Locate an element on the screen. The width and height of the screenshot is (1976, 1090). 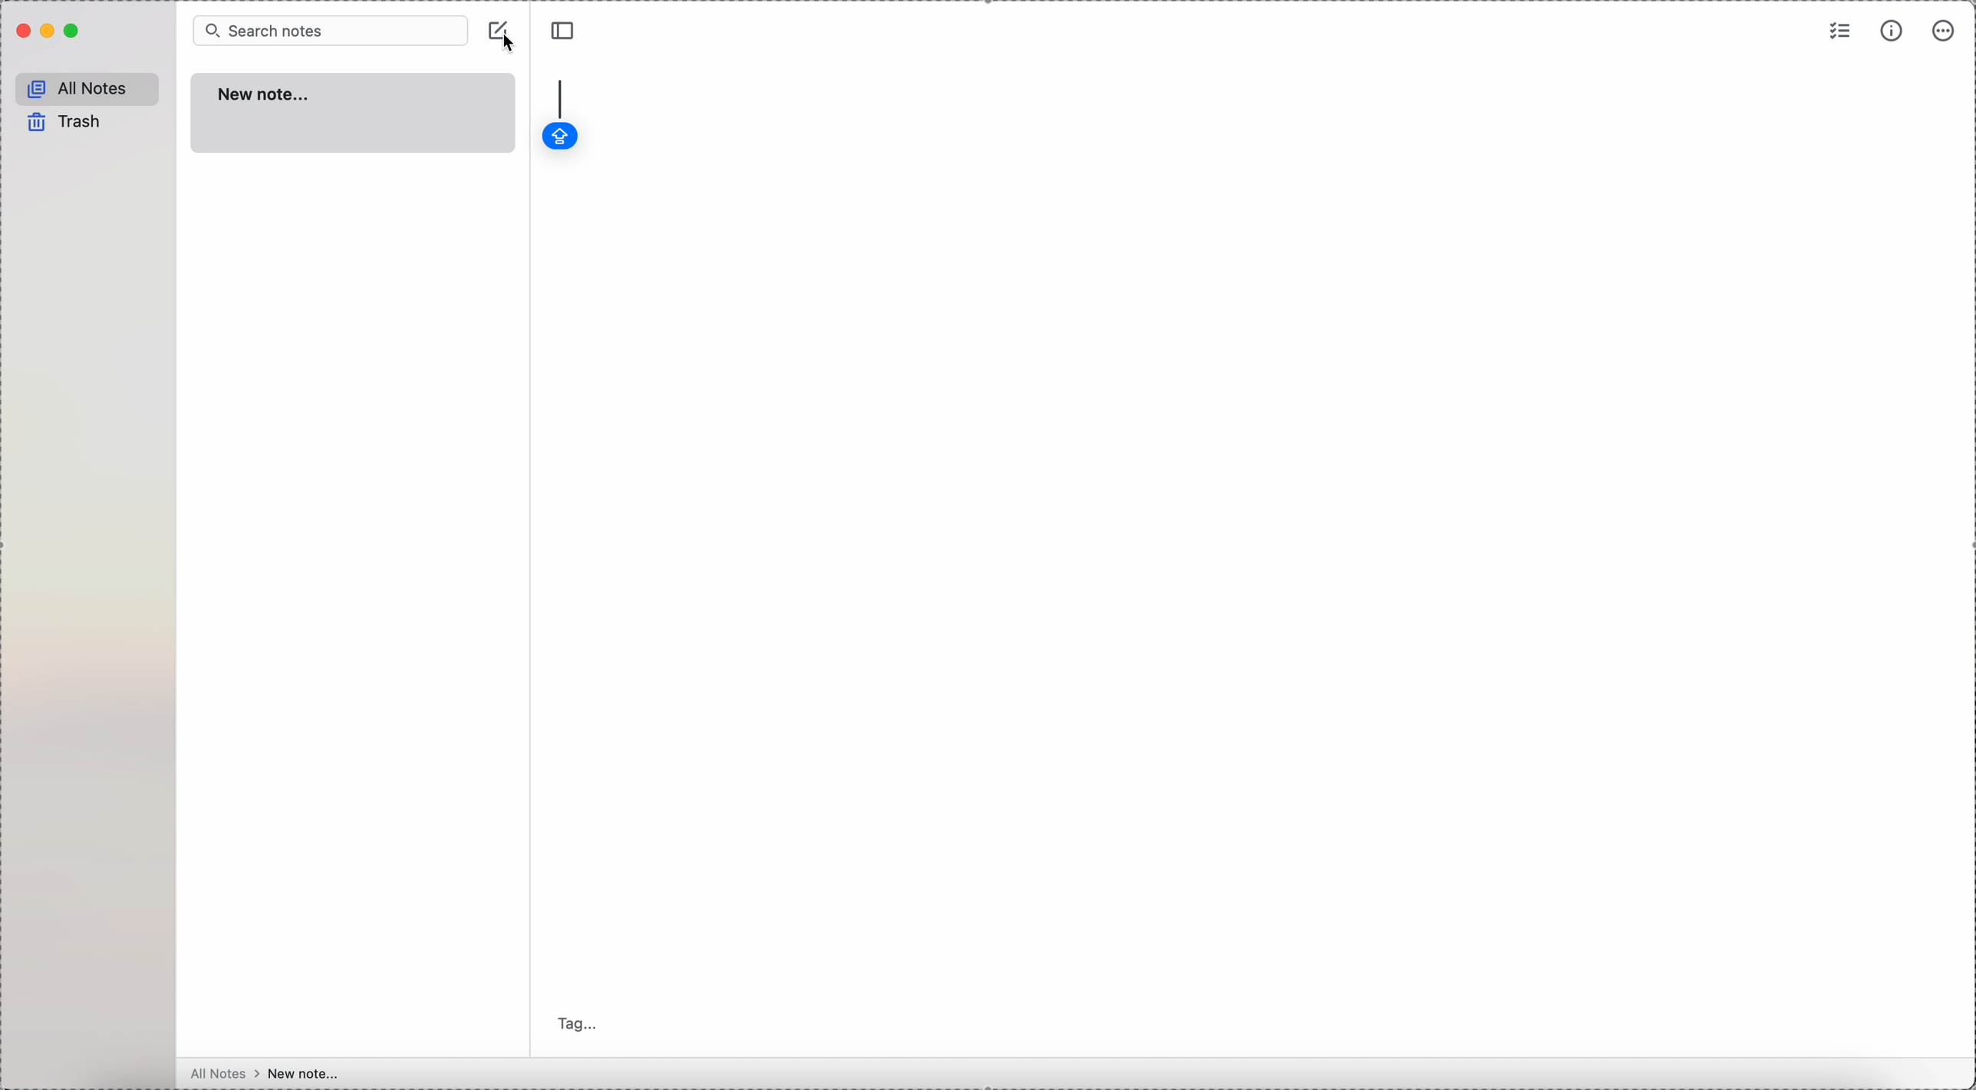
search bar is located at coordinates (330, 29).